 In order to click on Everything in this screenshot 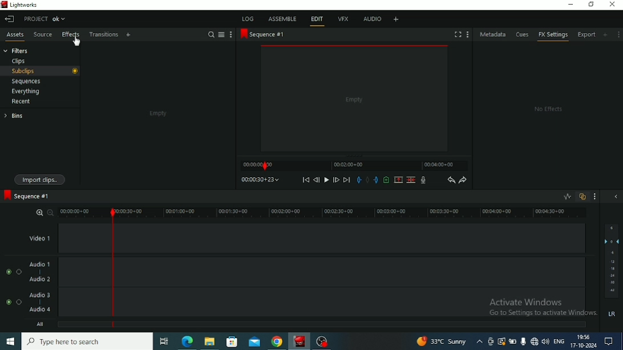, I will do `click(26, 91)`.